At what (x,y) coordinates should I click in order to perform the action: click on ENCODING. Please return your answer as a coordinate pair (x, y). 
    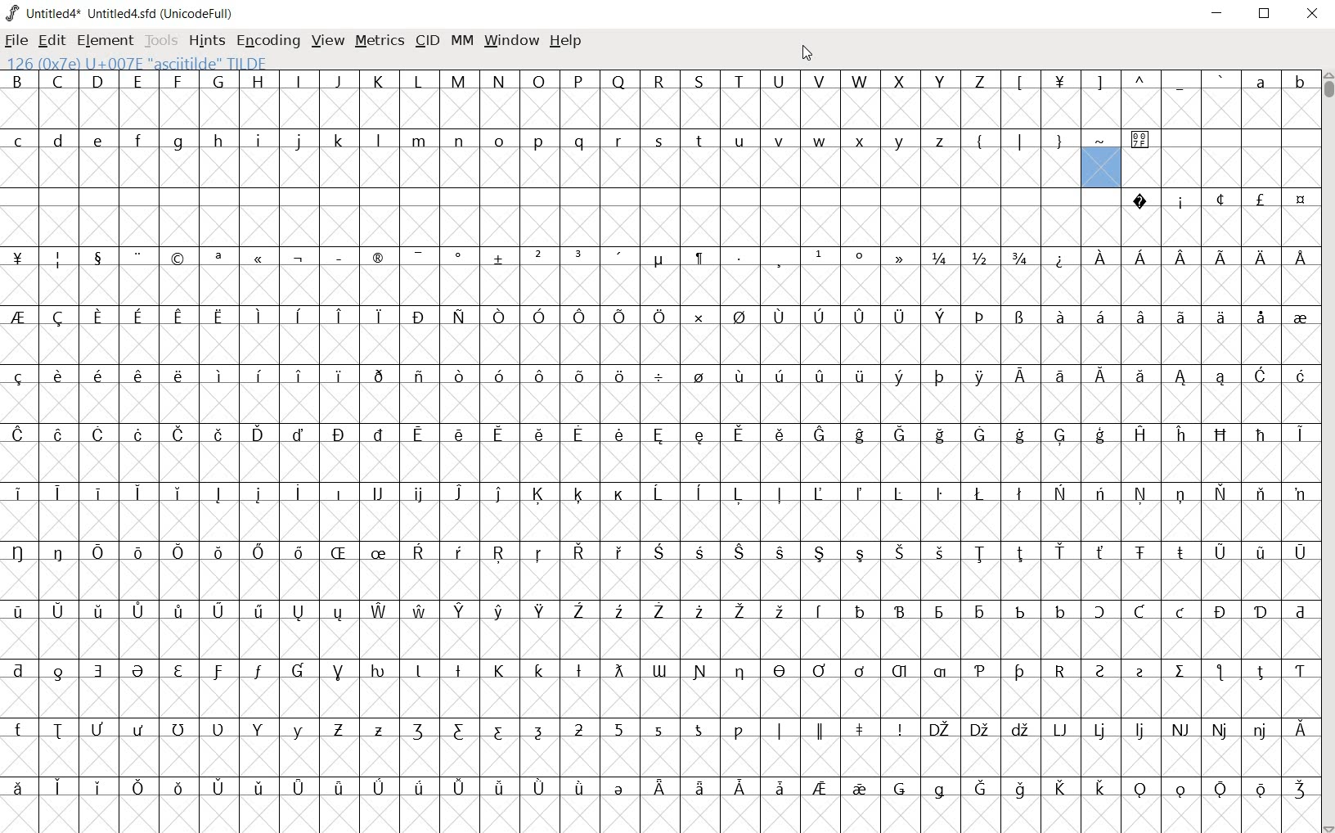
    Looking at the image, I should click on (269, 40).